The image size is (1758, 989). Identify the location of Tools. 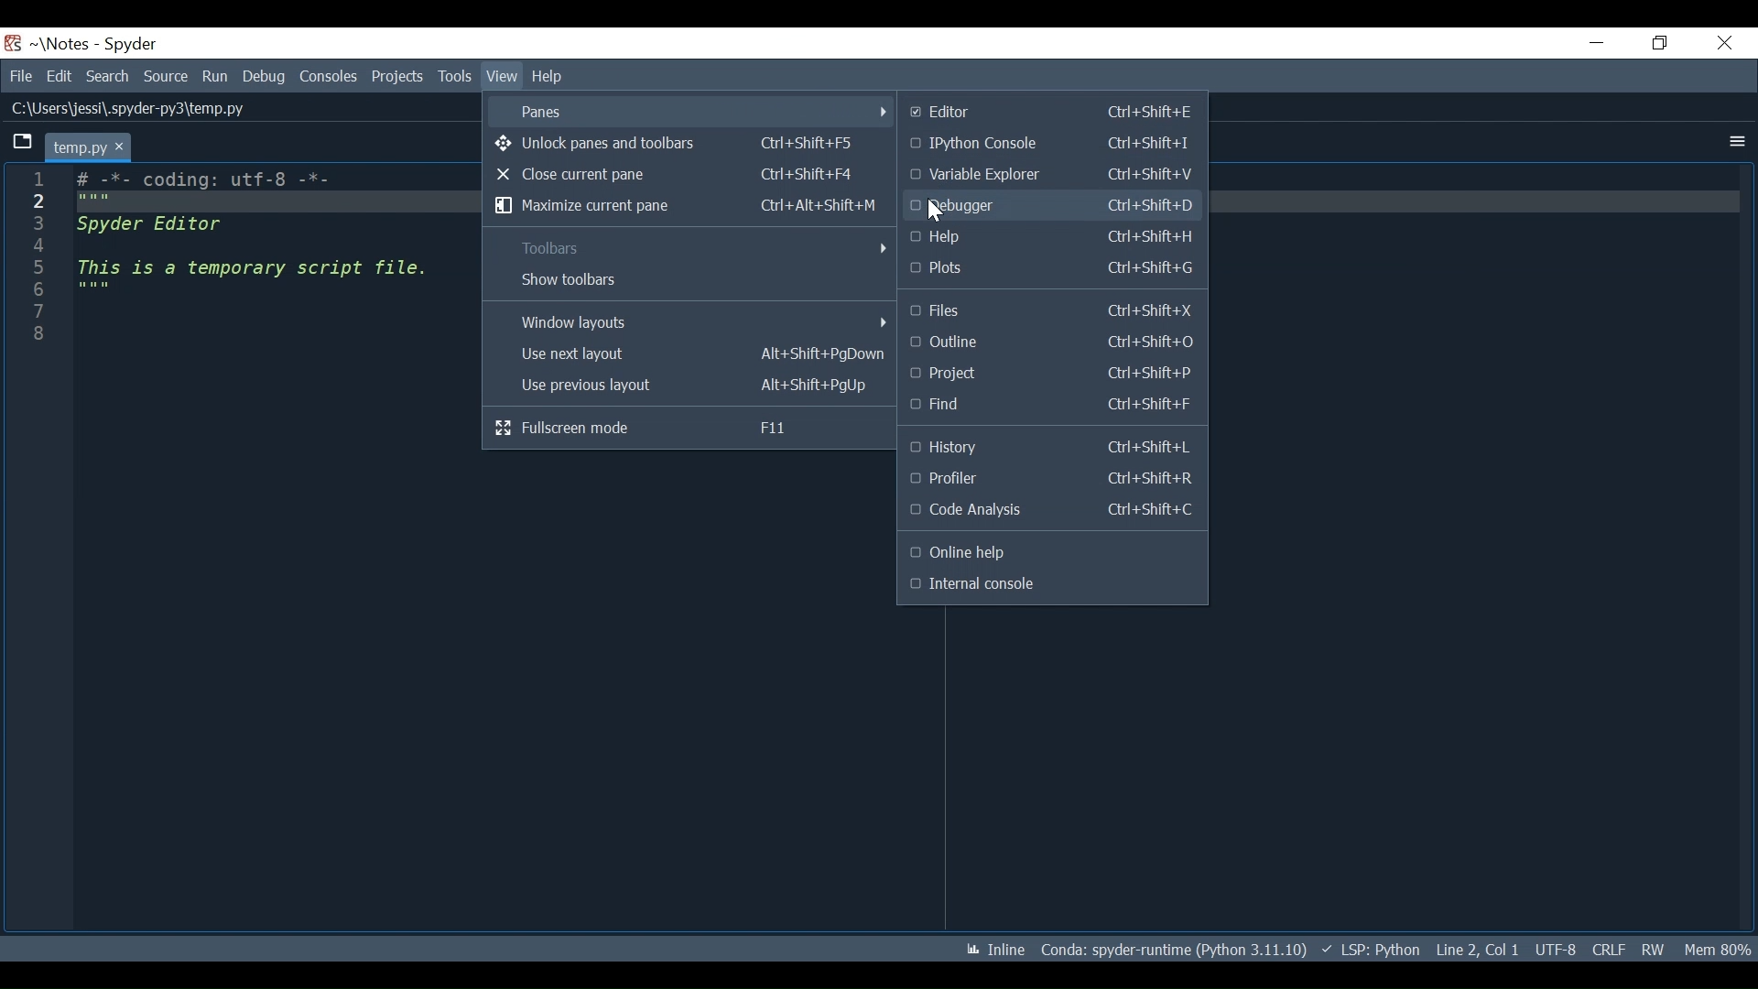
(399, 76).